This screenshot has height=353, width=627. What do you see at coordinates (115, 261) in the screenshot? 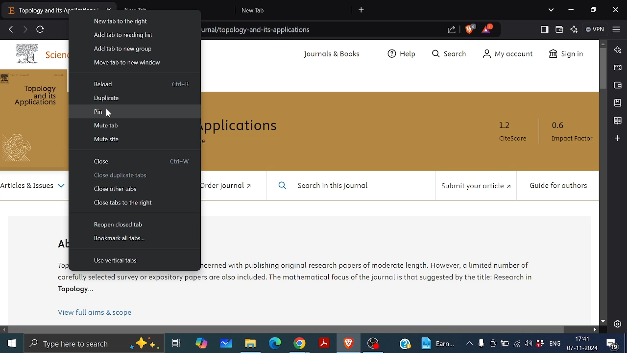
I see `Use vertical lines` at bounding box center [115, 261].